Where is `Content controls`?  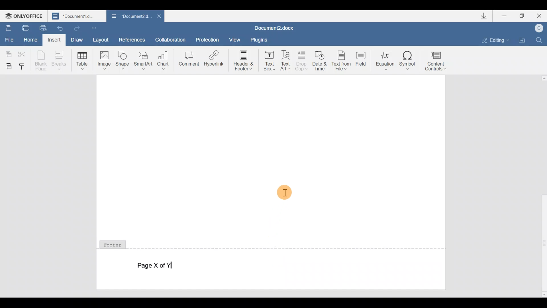
Content controls is located at coordinates (439, 59).